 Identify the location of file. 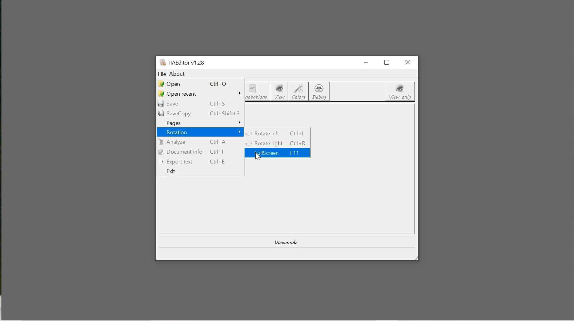
(162, 74).